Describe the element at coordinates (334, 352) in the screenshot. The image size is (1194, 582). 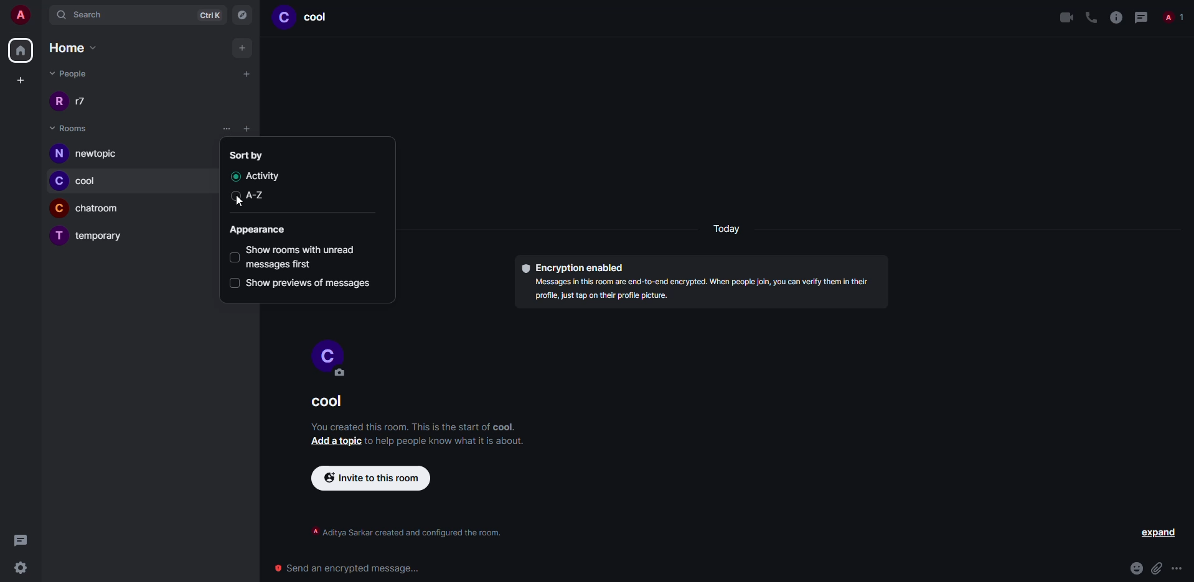
I see `profile` at that location.